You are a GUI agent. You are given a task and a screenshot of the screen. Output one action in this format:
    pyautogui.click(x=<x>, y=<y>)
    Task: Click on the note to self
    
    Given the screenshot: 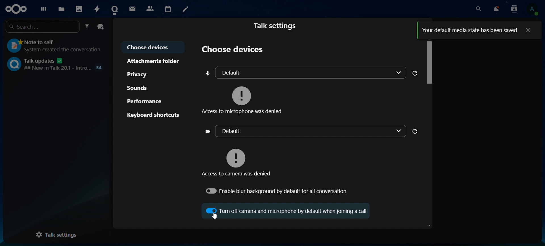 What is the action you would take?
    pyautogui.click(x=53, y=44)
    